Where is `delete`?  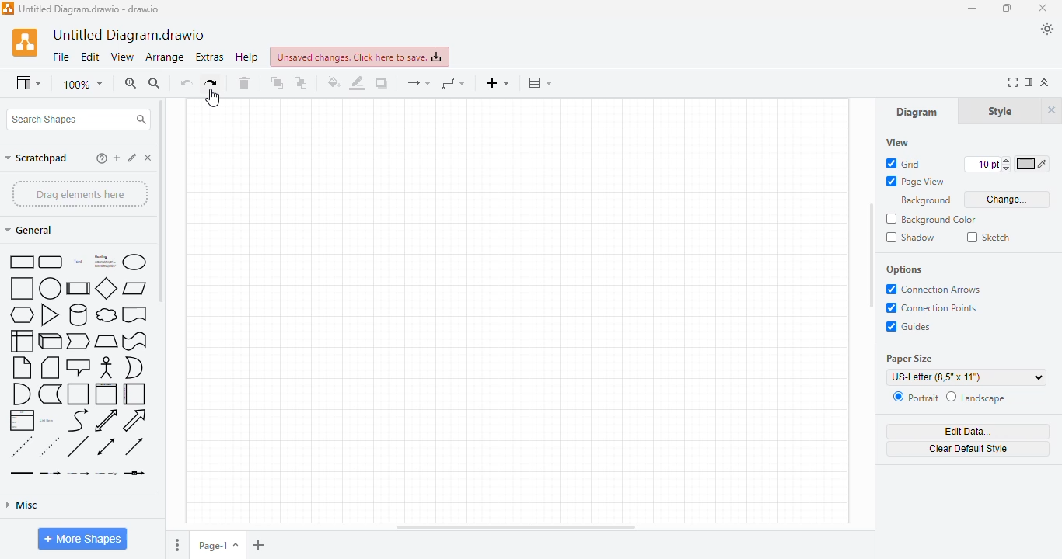 delete is located at coordinates (243, 83).